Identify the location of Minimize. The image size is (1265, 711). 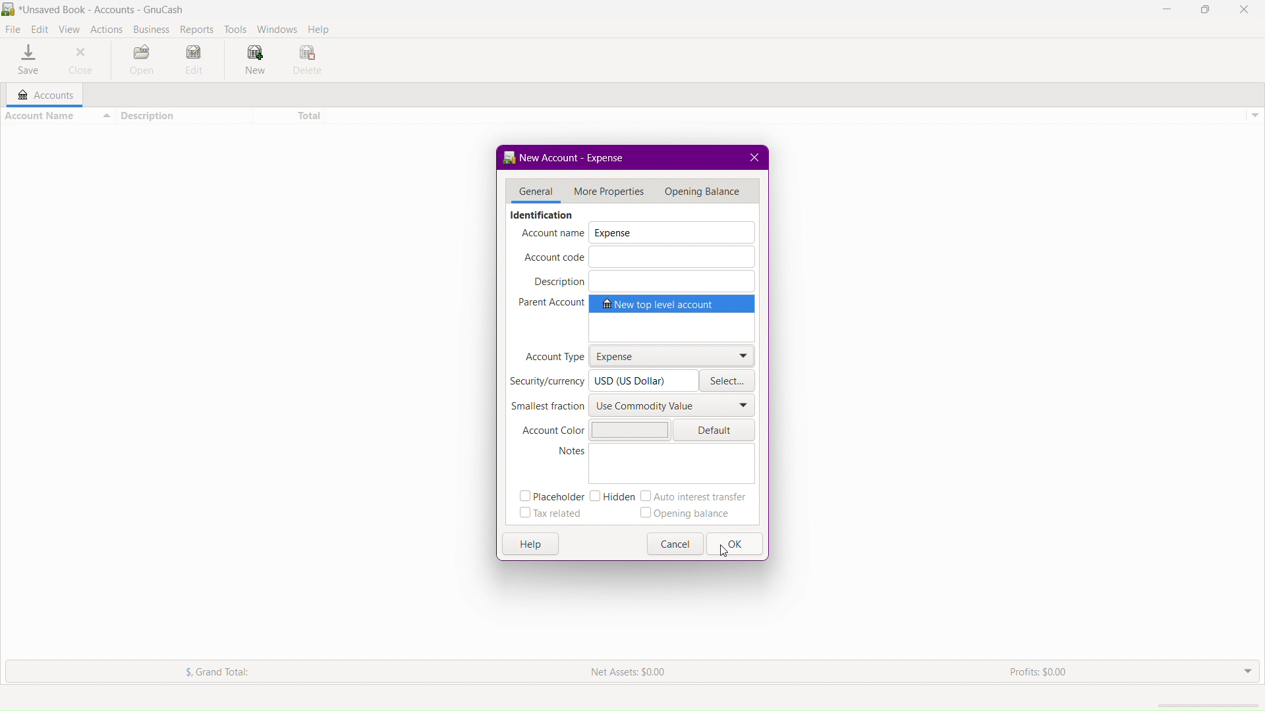
(1169, 10).